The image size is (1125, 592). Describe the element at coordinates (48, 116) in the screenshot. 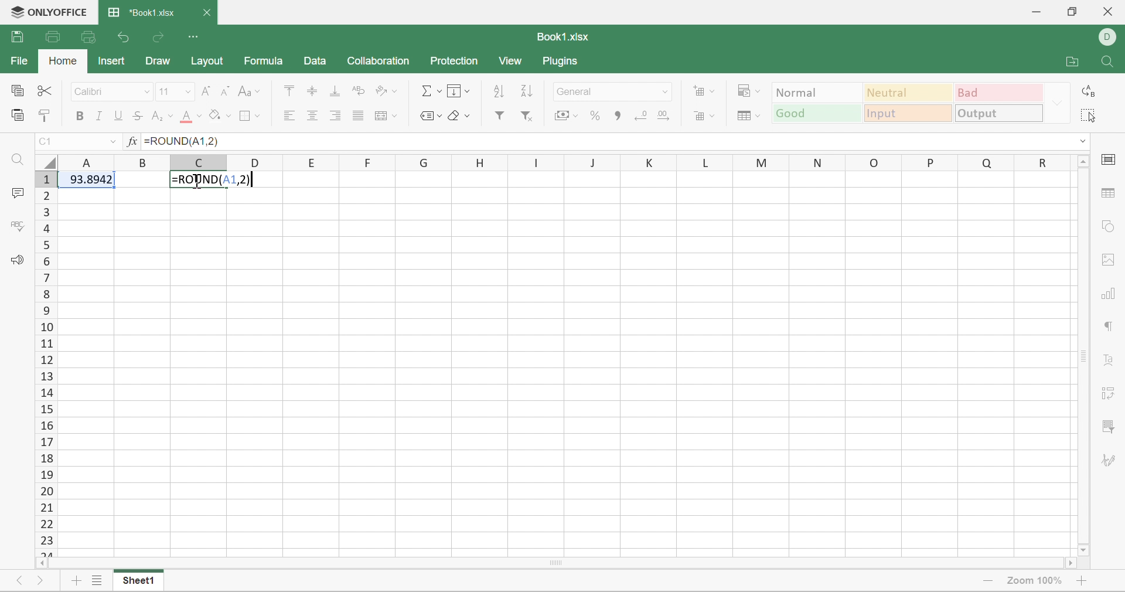

I see `Copy Style` at that location.